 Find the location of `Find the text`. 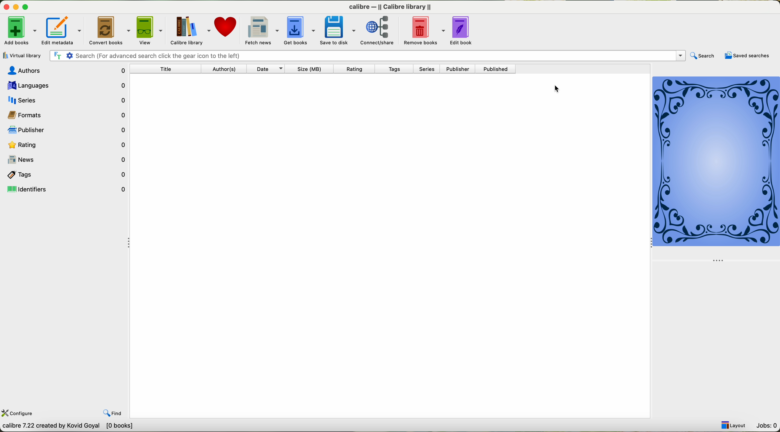

Find the text is located at coordinates (57, 55).